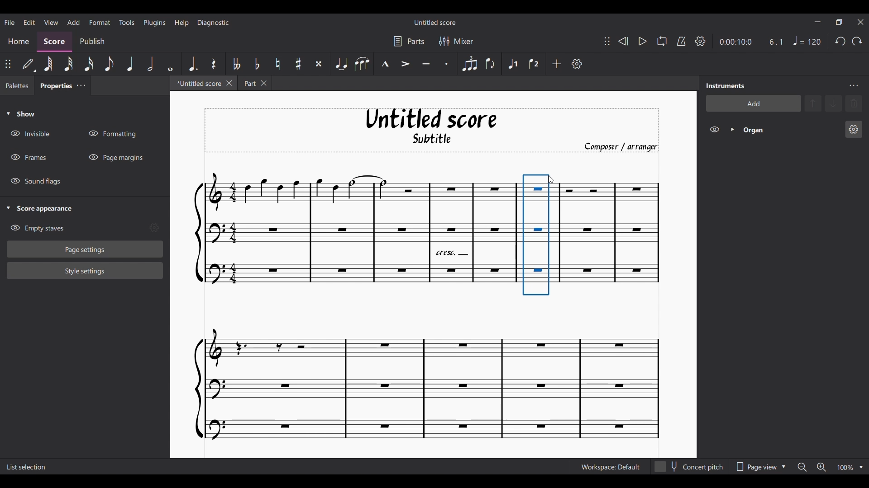 This screenshot has width=869, height=488. Describe the element at coordinates (813, 103) in the screenshot. I see `Move selection up` at that location.